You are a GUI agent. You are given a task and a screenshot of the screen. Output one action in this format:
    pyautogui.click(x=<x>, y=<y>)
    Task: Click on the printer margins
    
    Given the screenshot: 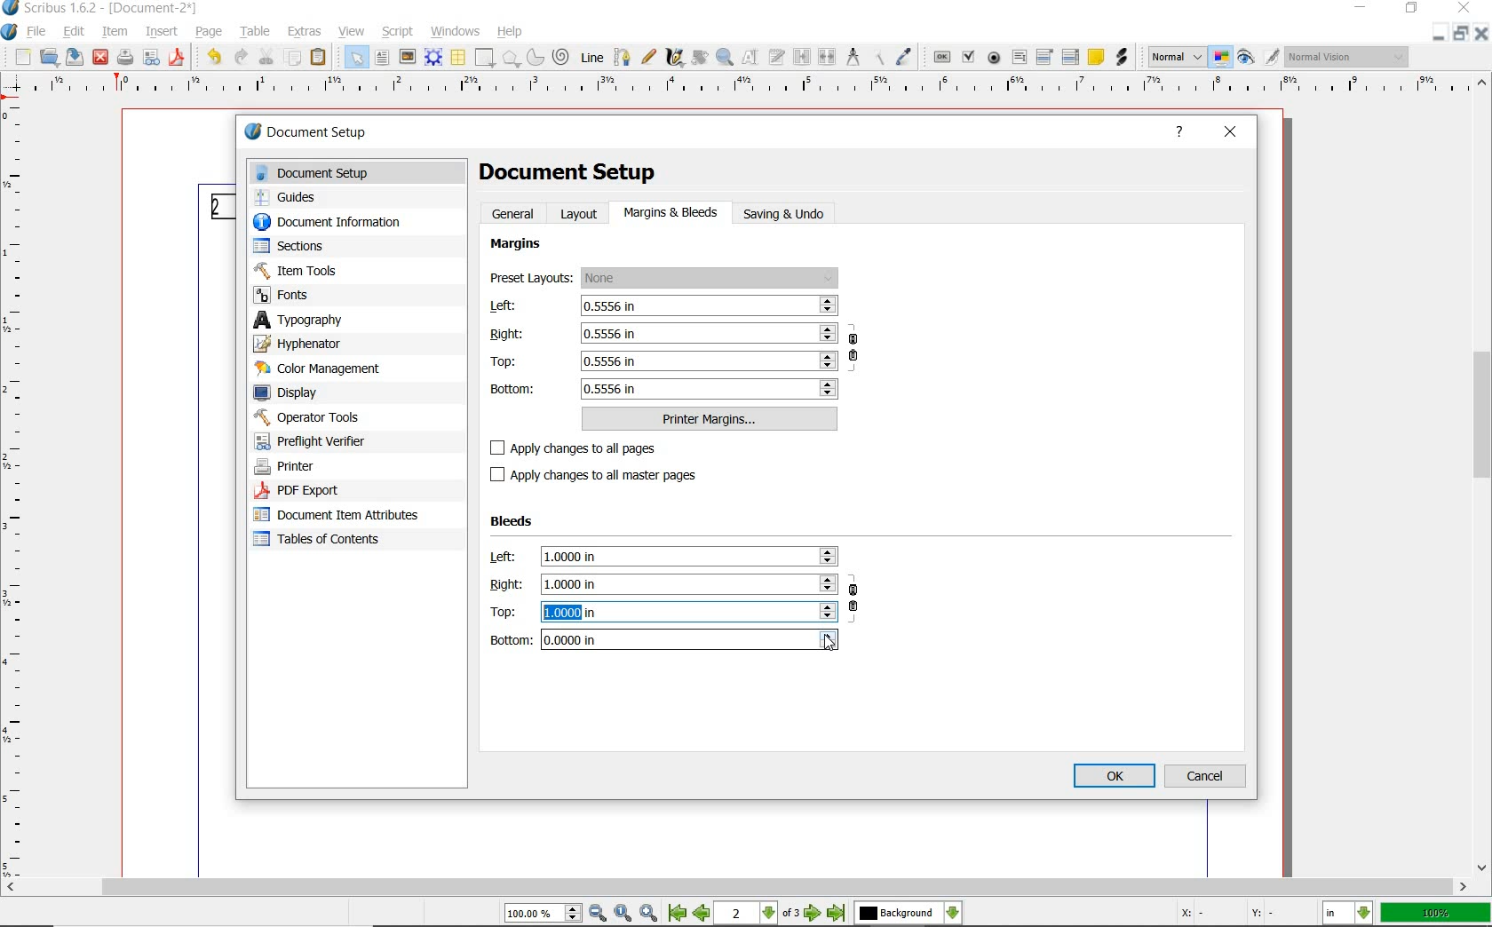 What is the action you would take?
    pyautogui.click(x=710, y=419)
    